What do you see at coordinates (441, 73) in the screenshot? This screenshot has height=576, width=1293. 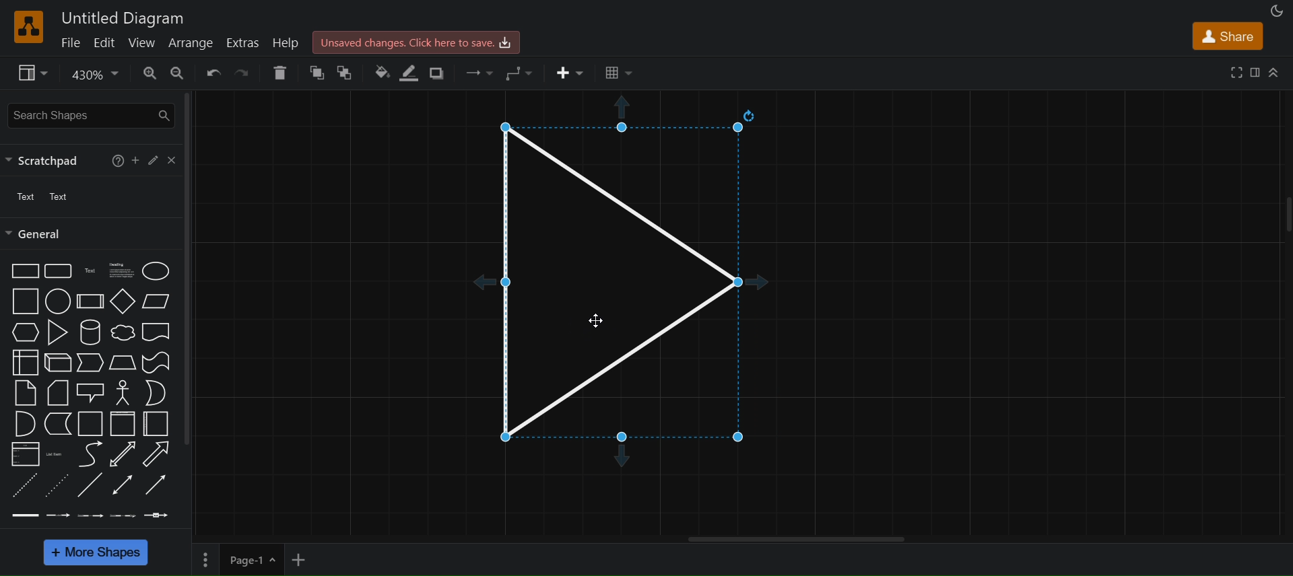 I see `shadow` at bounding box center [441, 73].